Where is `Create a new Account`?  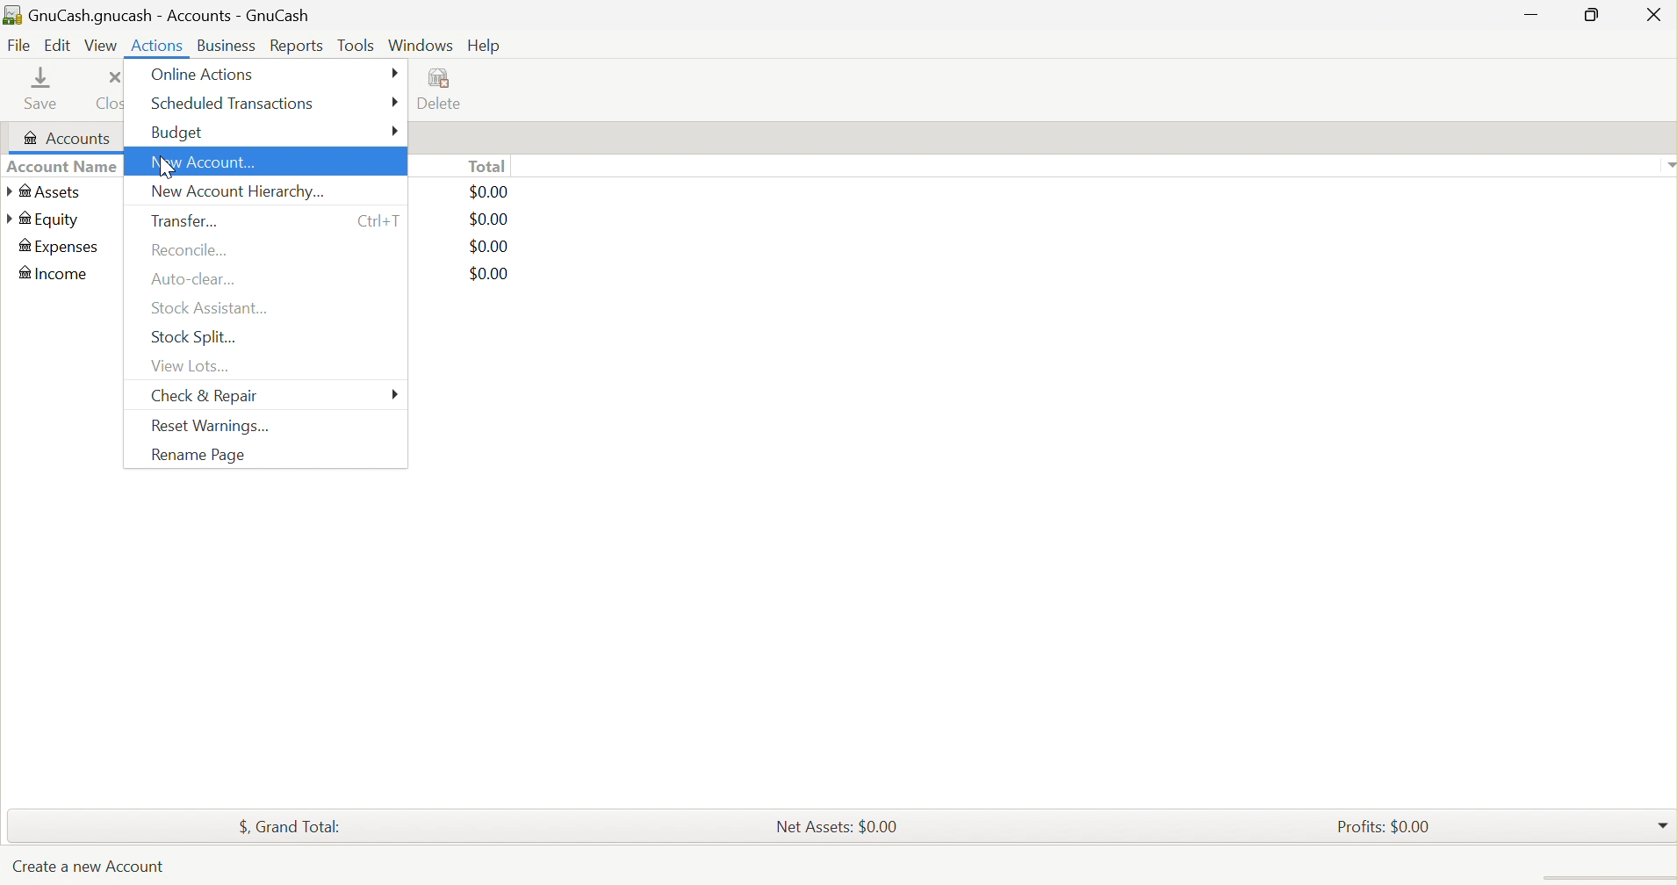 Create a new Account is located at coordinates (88, 870).